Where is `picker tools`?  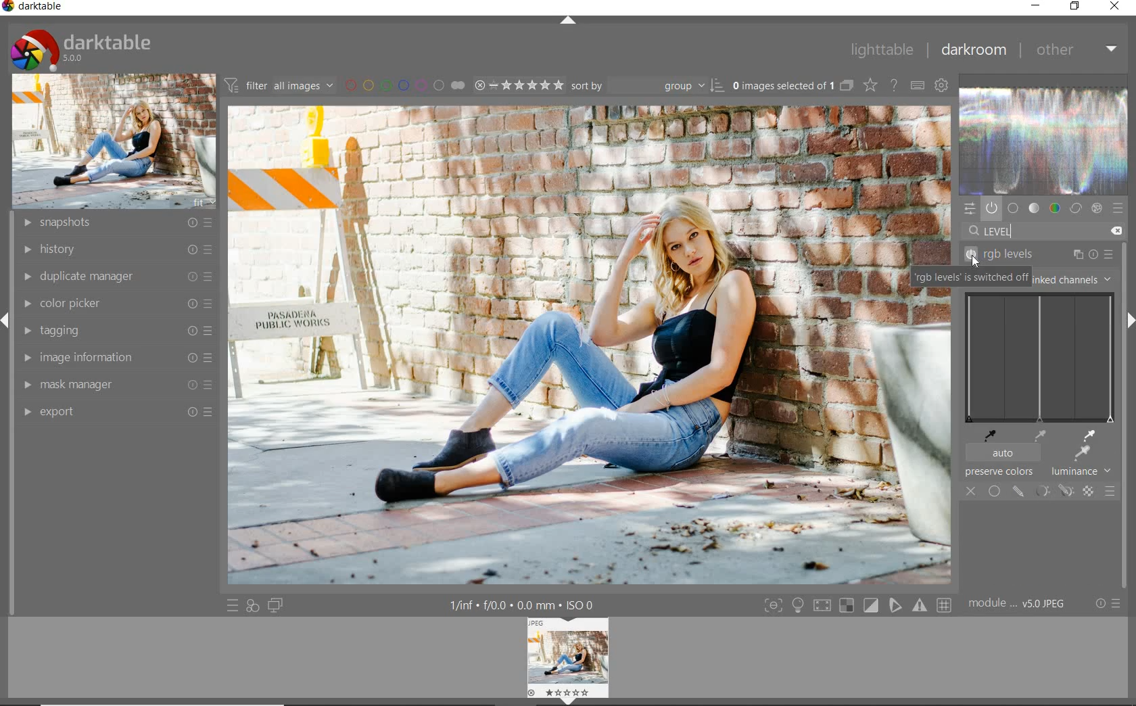 picker tools is located at coordinates (1033, 435).